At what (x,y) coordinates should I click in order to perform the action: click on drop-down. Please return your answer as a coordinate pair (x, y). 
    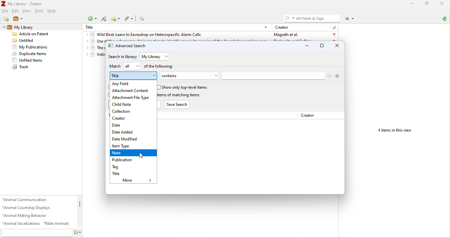
    Looking at the image, I should click on (86, 48).